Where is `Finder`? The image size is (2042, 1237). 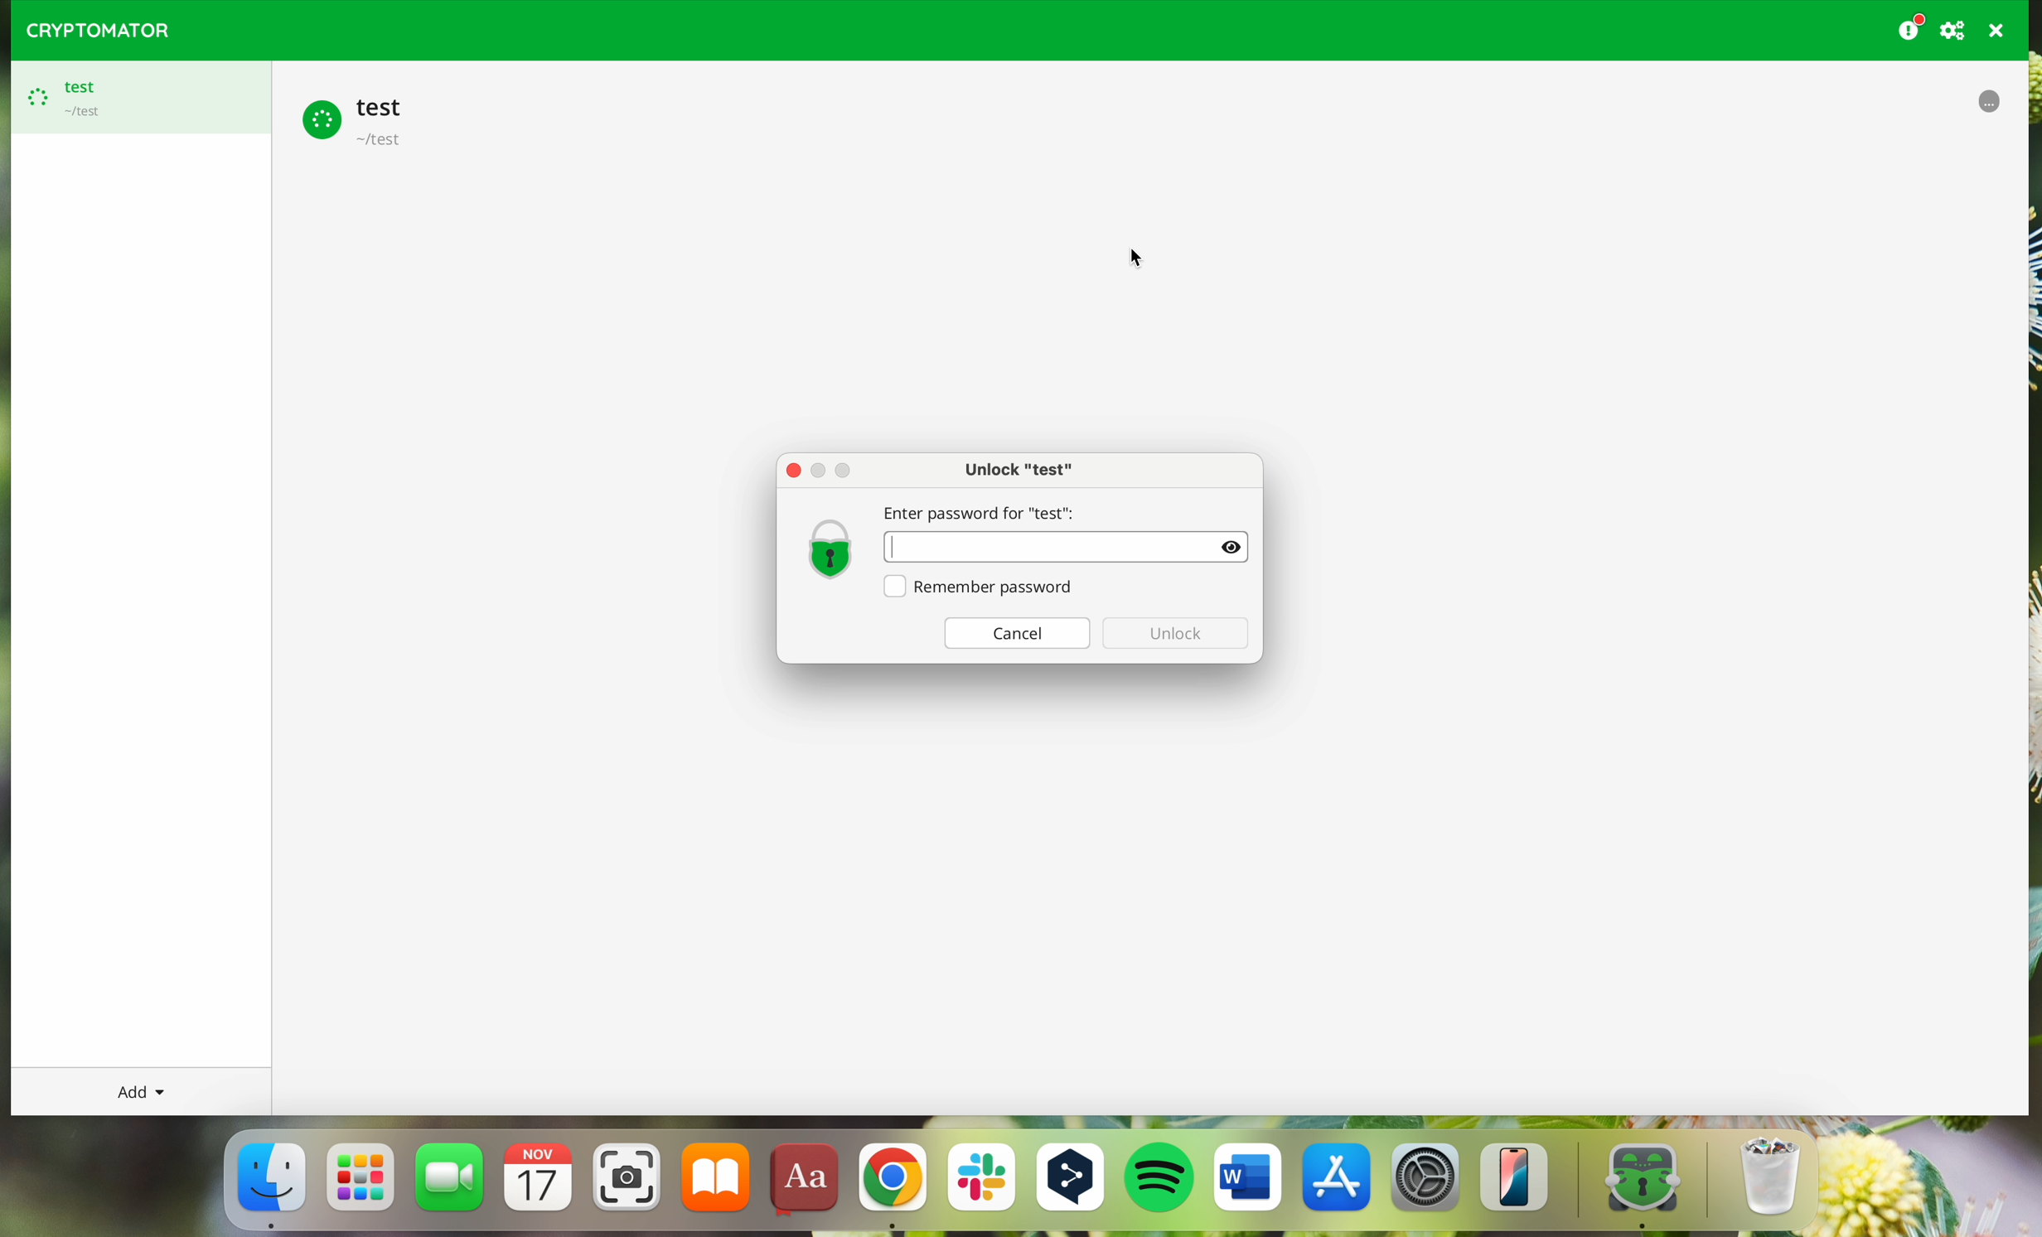 Finder is located at coordinates (270, 1181).